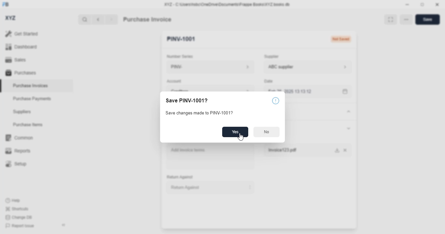 The width and height of the screenshot is (445, 234). Describe the element at coordinates (147, 19) in the screenshot. I see `purchase invoice` at that location.